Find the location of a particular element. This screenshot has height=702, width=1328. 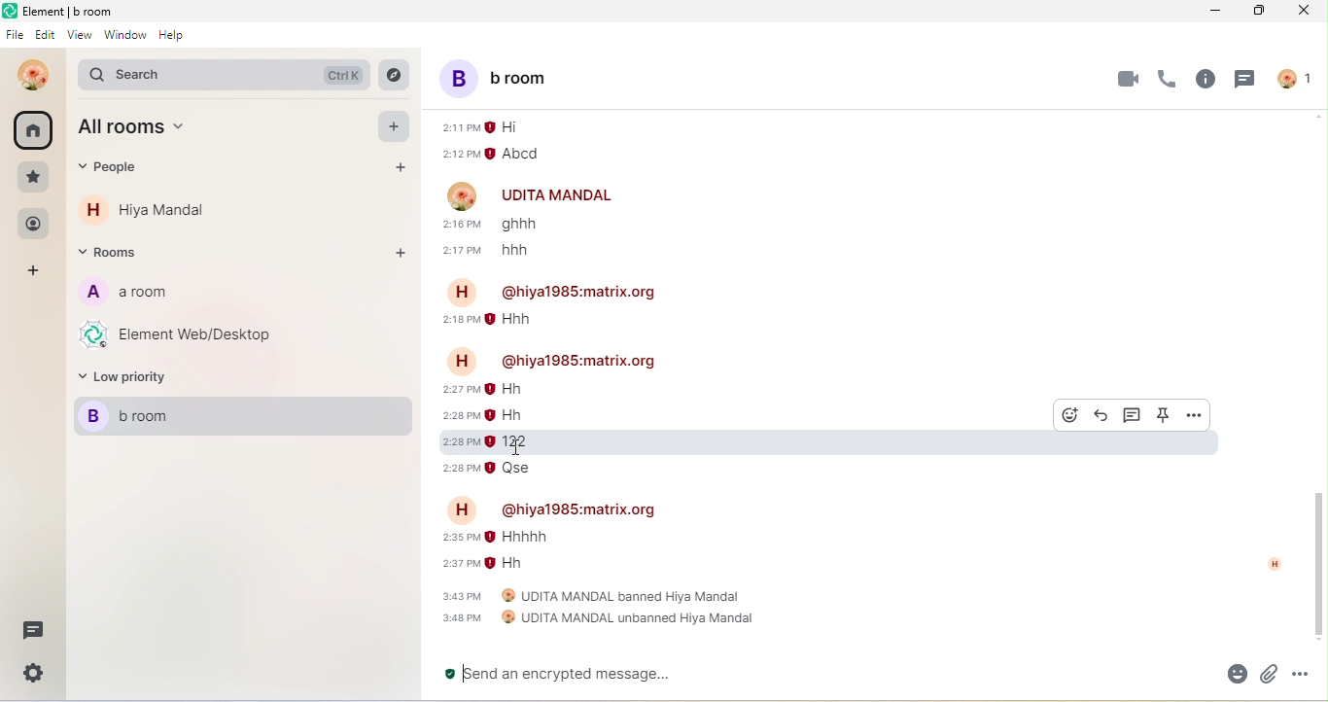

info is located at coordinates (1204, 83).